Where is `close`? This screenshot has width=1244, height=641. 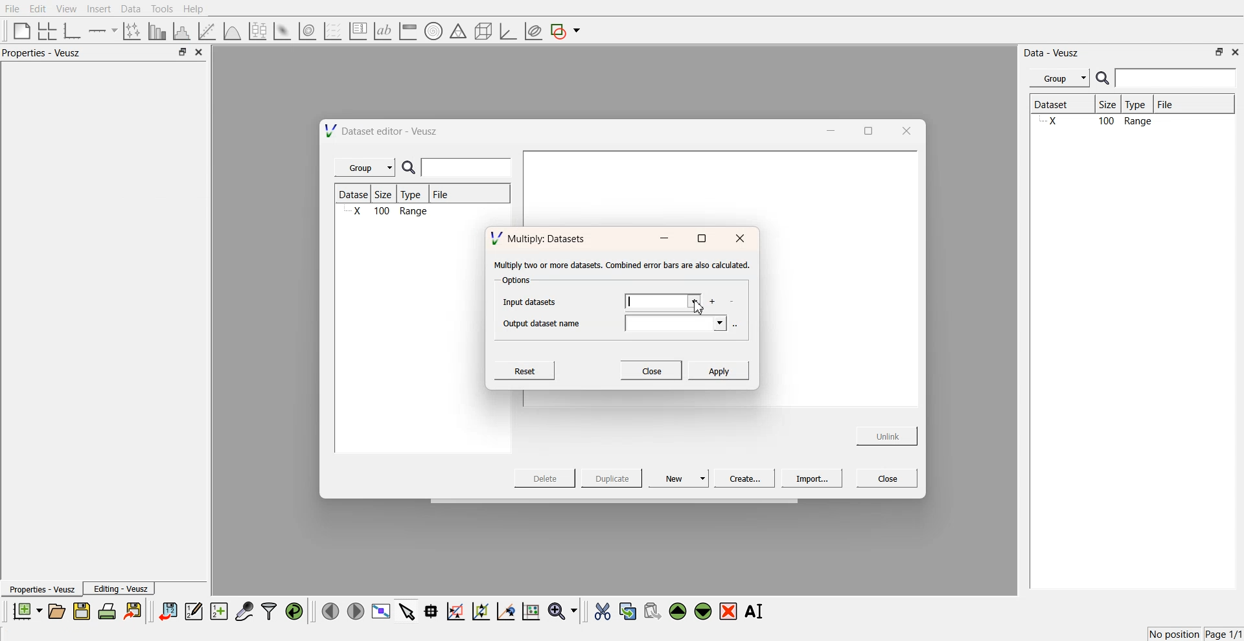 close is located at coordinates (200, 52).